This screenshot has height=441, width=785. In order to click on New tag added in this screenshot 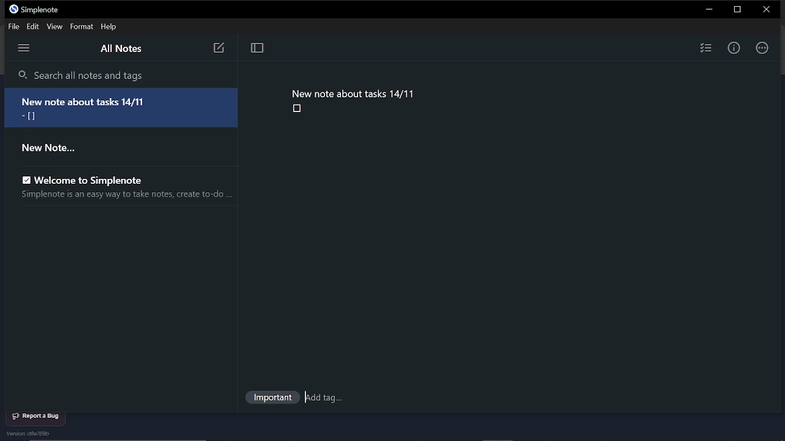, I will do `click(271, 399)`.